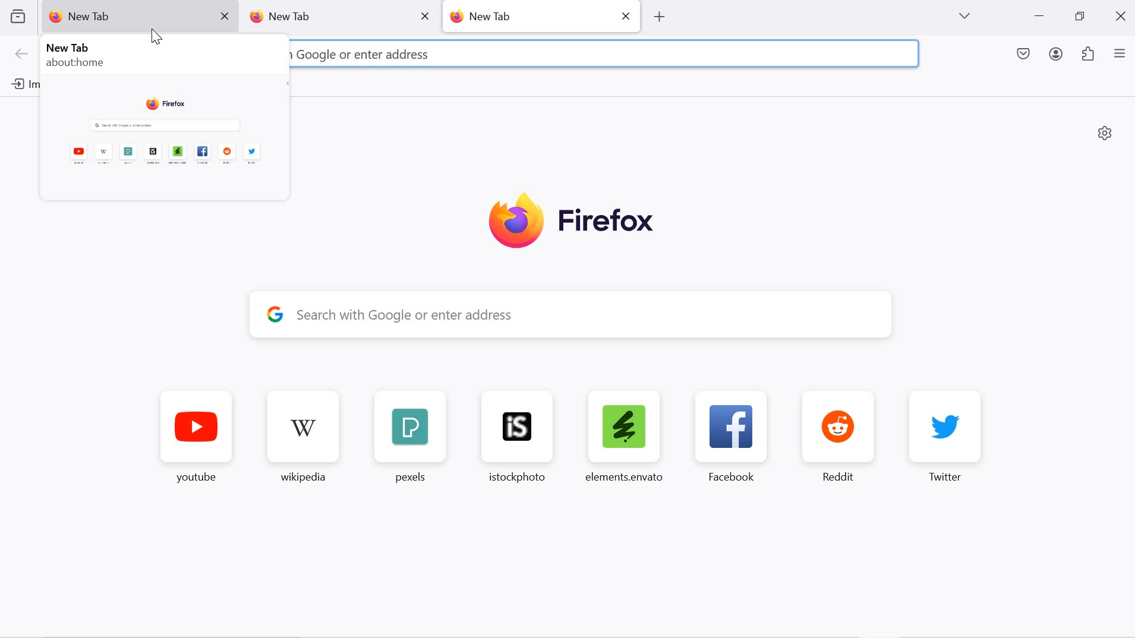 The image size is (1135, 638). I want to click on save to pocket, so click(1024, 55).